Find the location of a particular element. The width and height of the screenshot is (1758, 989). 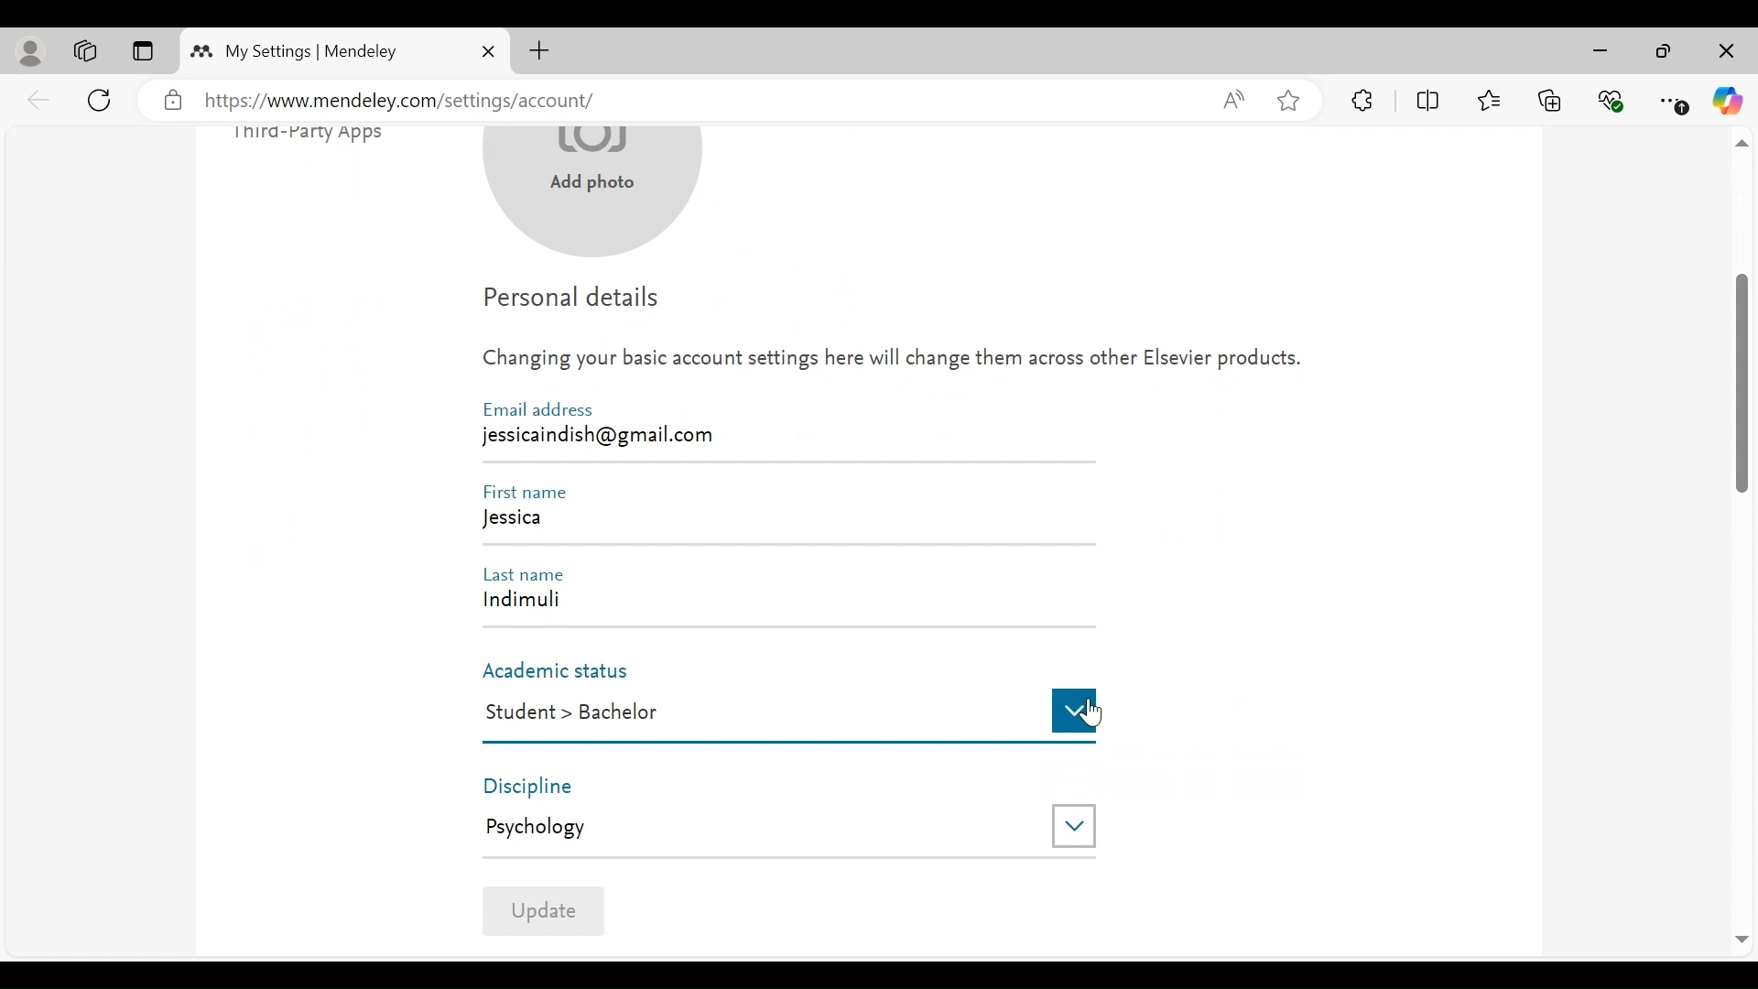

Vertical Scroll bar is located at coordinates (1742, 382).